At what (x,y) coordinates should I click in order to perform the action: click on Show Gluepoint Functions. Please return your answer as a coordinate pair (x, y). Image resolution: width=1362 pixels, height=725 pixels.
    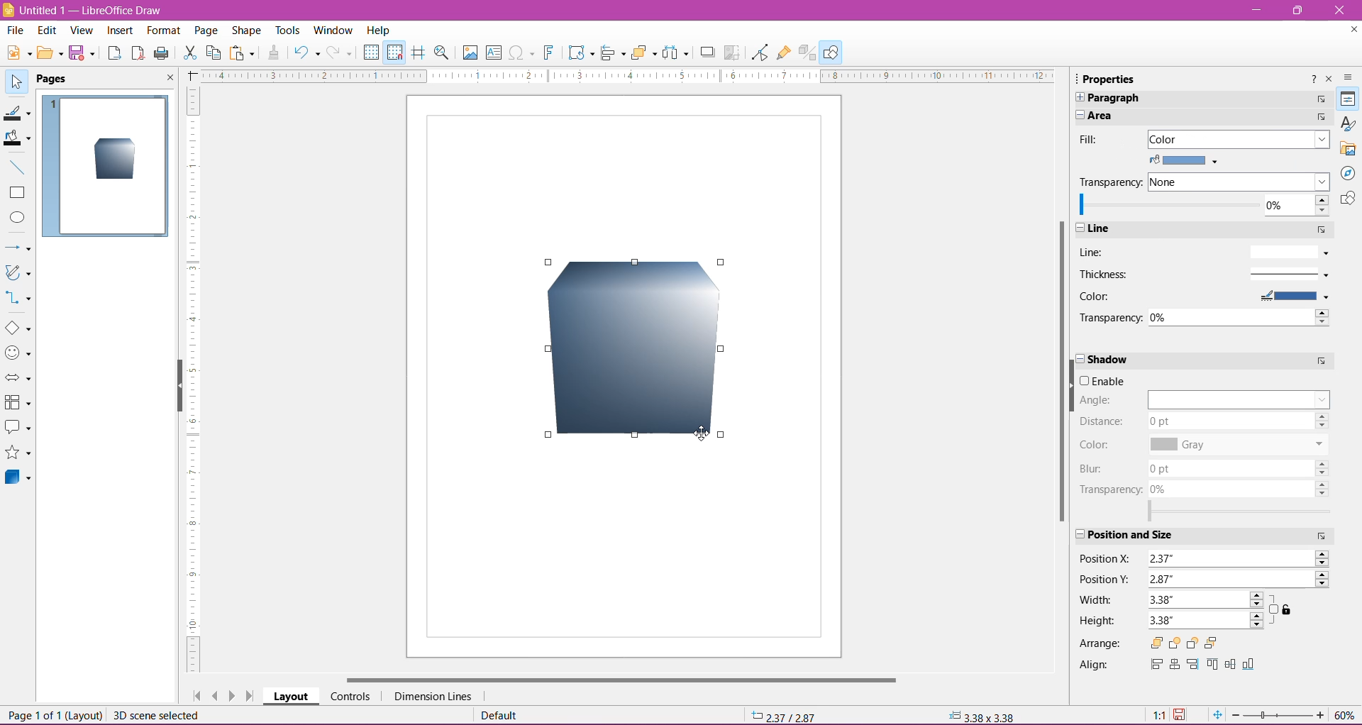
    Looking at the image, I should click on (785, 53).